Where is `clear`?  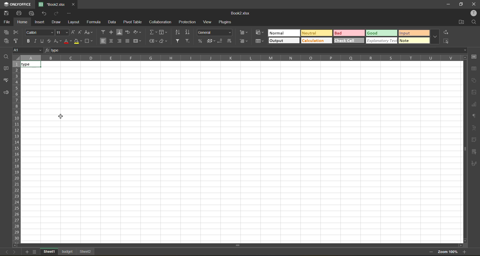 clear is located at coordinates (163, 41).